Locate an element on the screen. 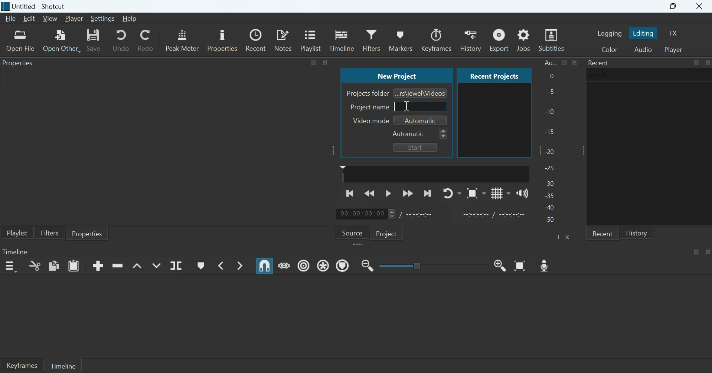  Maximize is located at coordinates (674, 7).